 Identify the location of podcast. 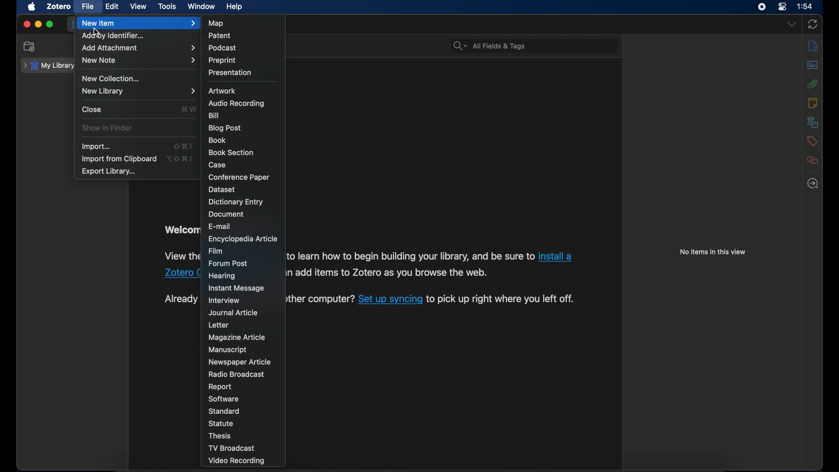
(223, 48).